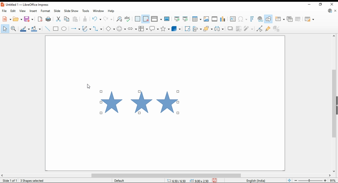 Image resolution: width=338 pixels, height=183 pixels. I want to click on dimensions, so click(187, 180).